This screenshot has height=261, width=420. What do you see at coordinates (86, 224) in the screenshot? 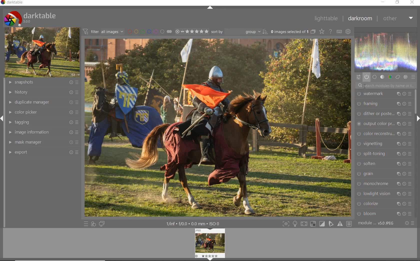
I see `quick access to presets` at bounding box center [86, 224].